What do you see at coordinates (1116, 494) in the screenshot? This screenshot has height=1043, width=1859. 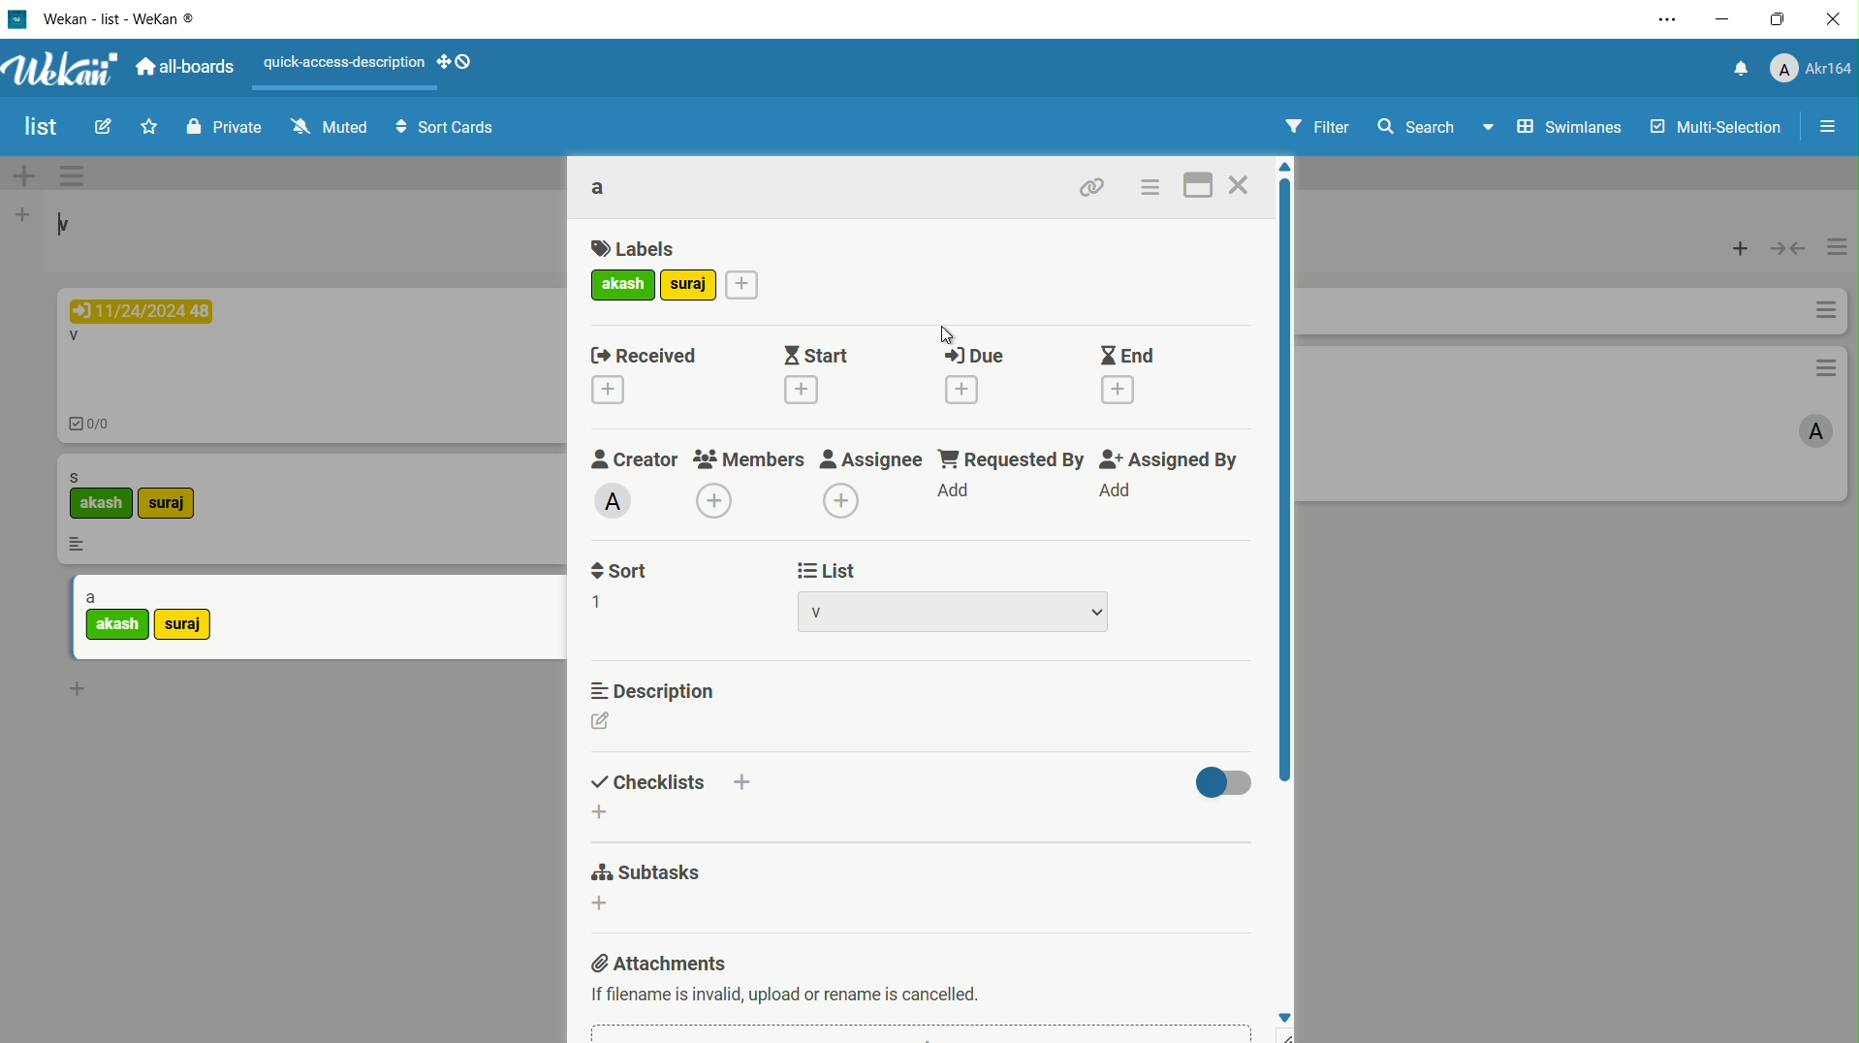 I see `add` at bounding box center [1116, 494].